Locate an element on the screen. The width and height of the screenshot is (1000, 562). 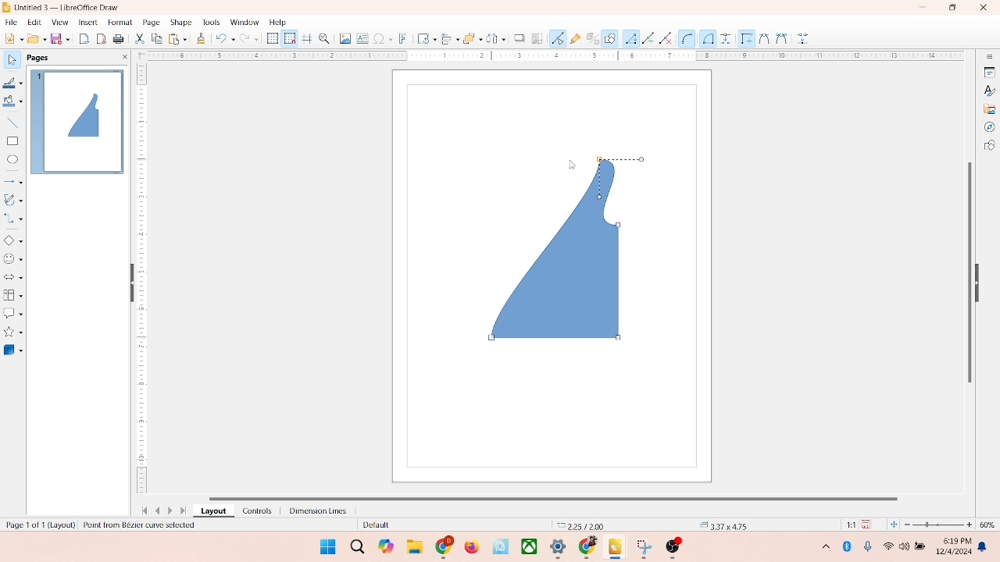
Freeform line tool is located at coordinates (648, 38).